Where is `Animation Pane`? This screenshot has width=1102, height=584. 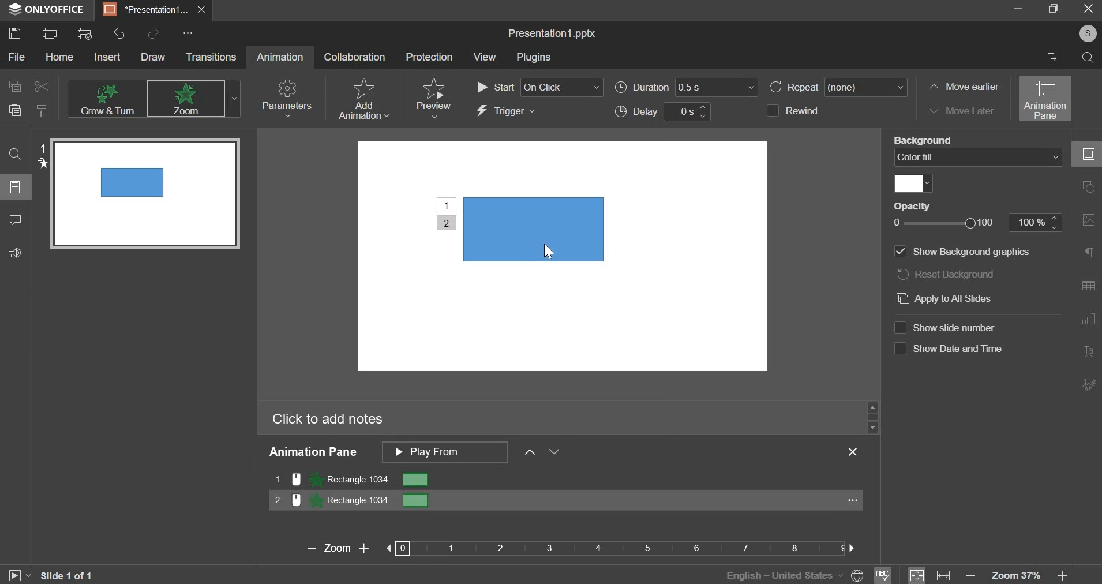
Animation Pane is located at coordinates (1088, 282).